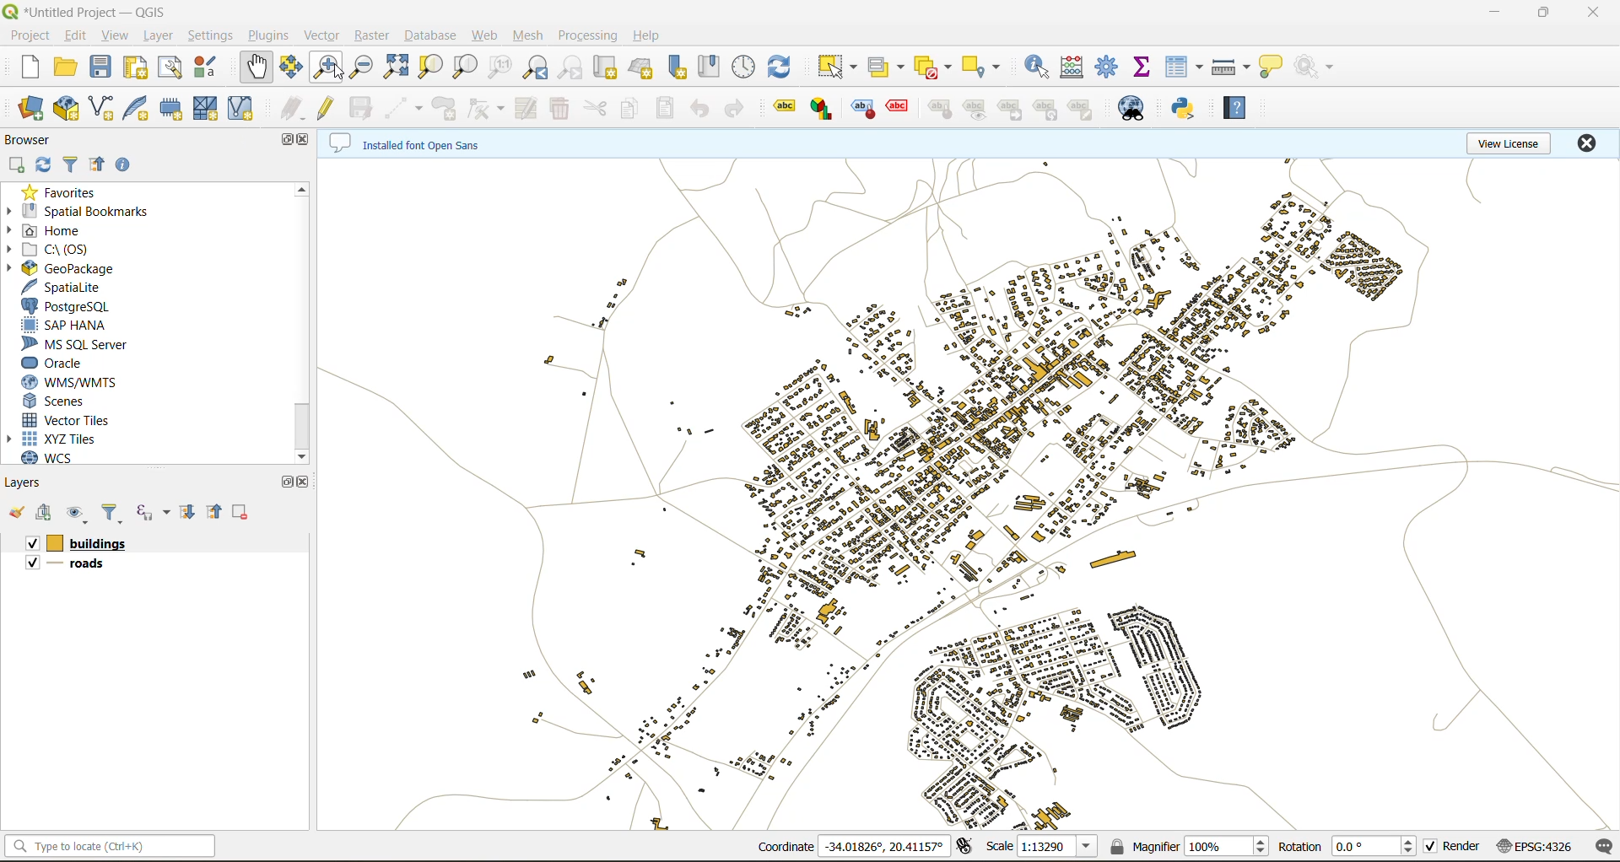 This screenshot has height=862, width=1620. What do you see at coordinates (536, 68) in the screenshot?
I see `zoom last` at bounding box center [536, 68].